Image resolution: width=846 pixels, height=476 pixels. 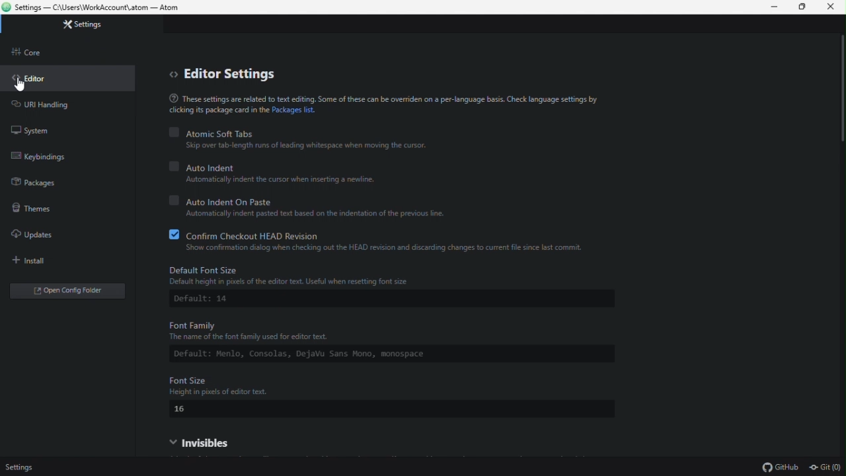 I want to click on auto indent, so click(x=274, y=166).